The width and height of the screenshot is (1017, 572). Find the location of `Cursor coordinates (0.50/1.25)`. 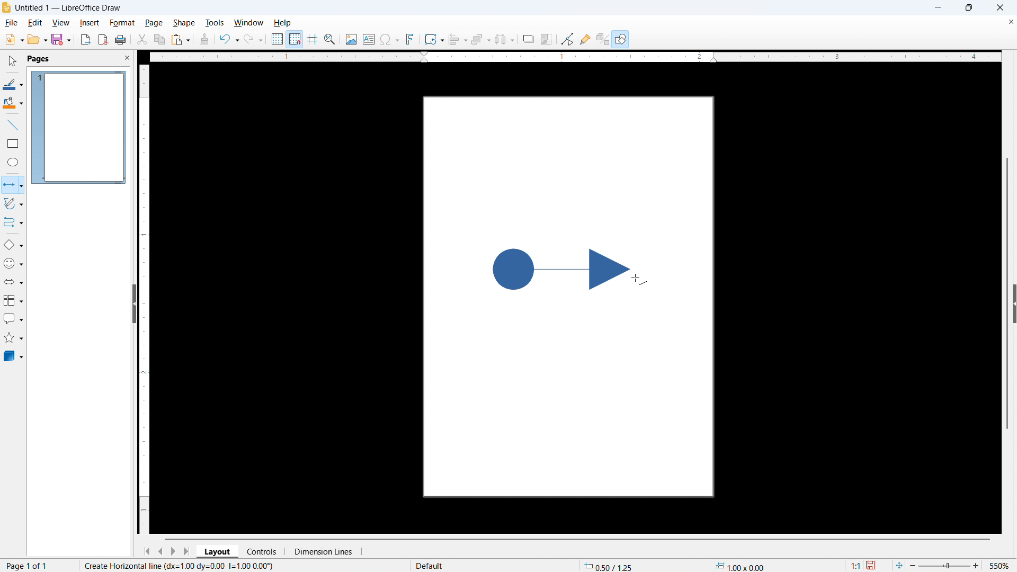

Cursor coordinates (0.50/1.25) is located at coordinates (609, 566).